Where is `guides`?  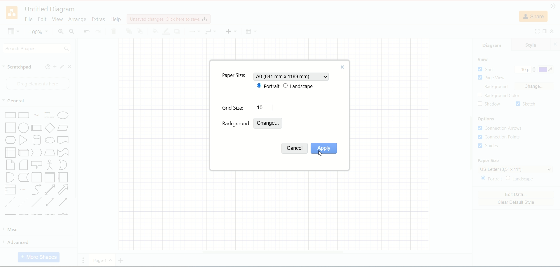 guides is located at coordinates (489, 145).